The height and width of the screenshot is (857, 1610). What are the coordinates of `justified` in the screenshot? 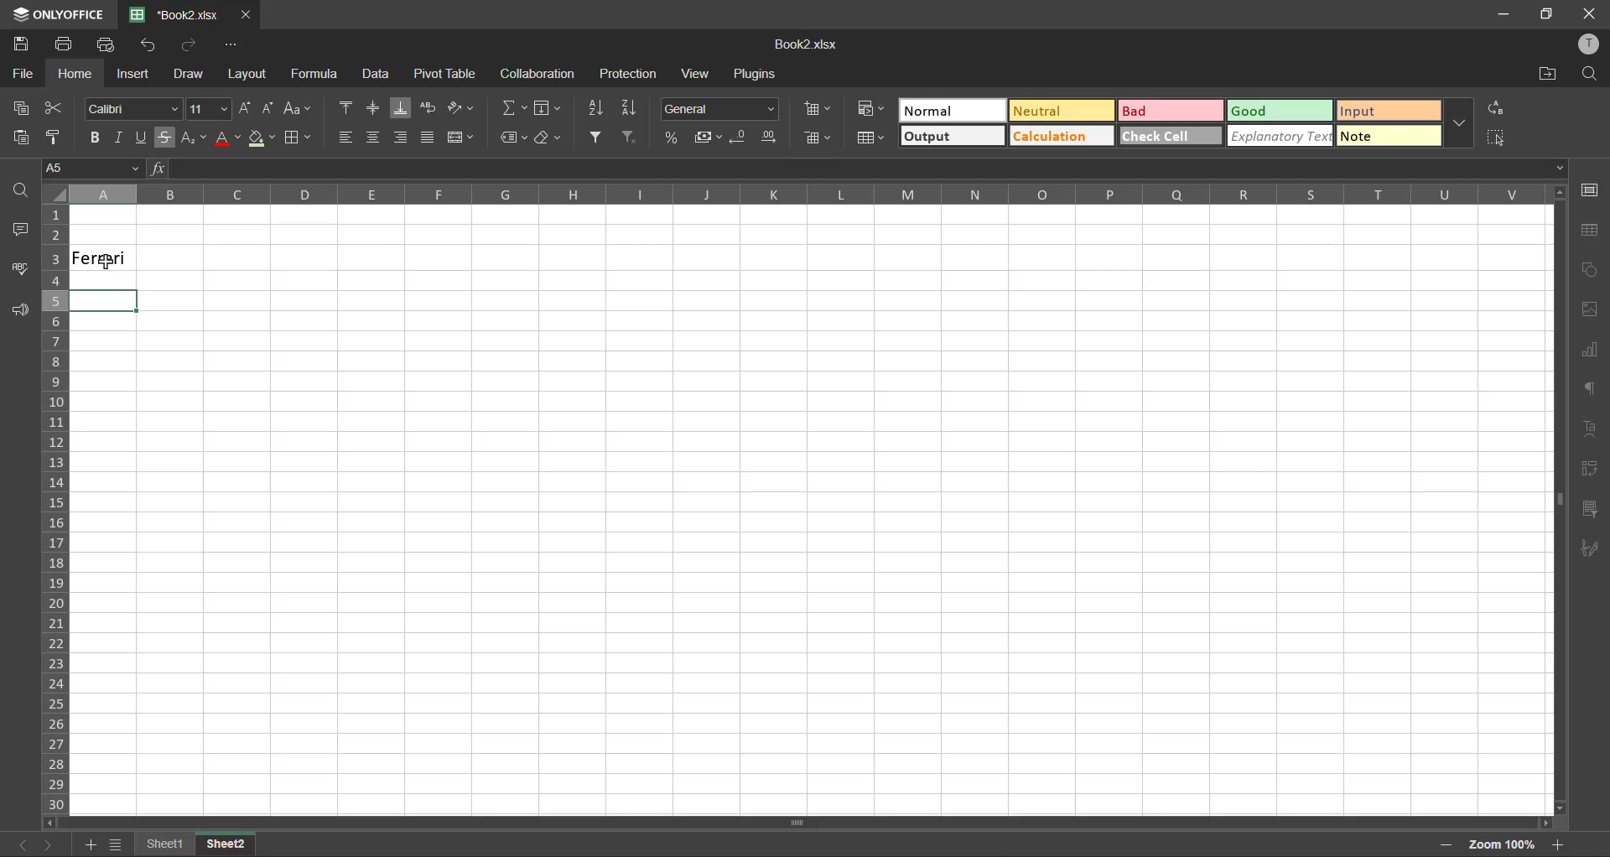 It's located at (430, 138).